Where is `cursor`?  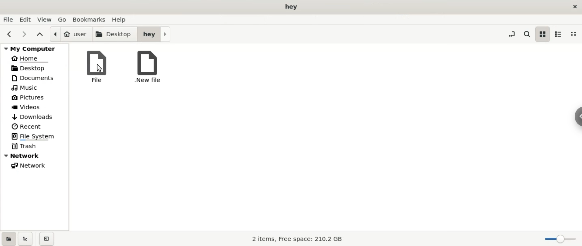
cursor is located at coordinates (99, 67).